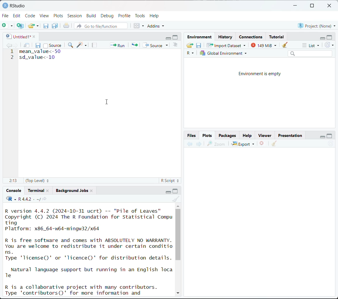 The image size is (338, 299). Describe the element at coordinates (176, 191) in the screenshot. I see `maximize` at that location.